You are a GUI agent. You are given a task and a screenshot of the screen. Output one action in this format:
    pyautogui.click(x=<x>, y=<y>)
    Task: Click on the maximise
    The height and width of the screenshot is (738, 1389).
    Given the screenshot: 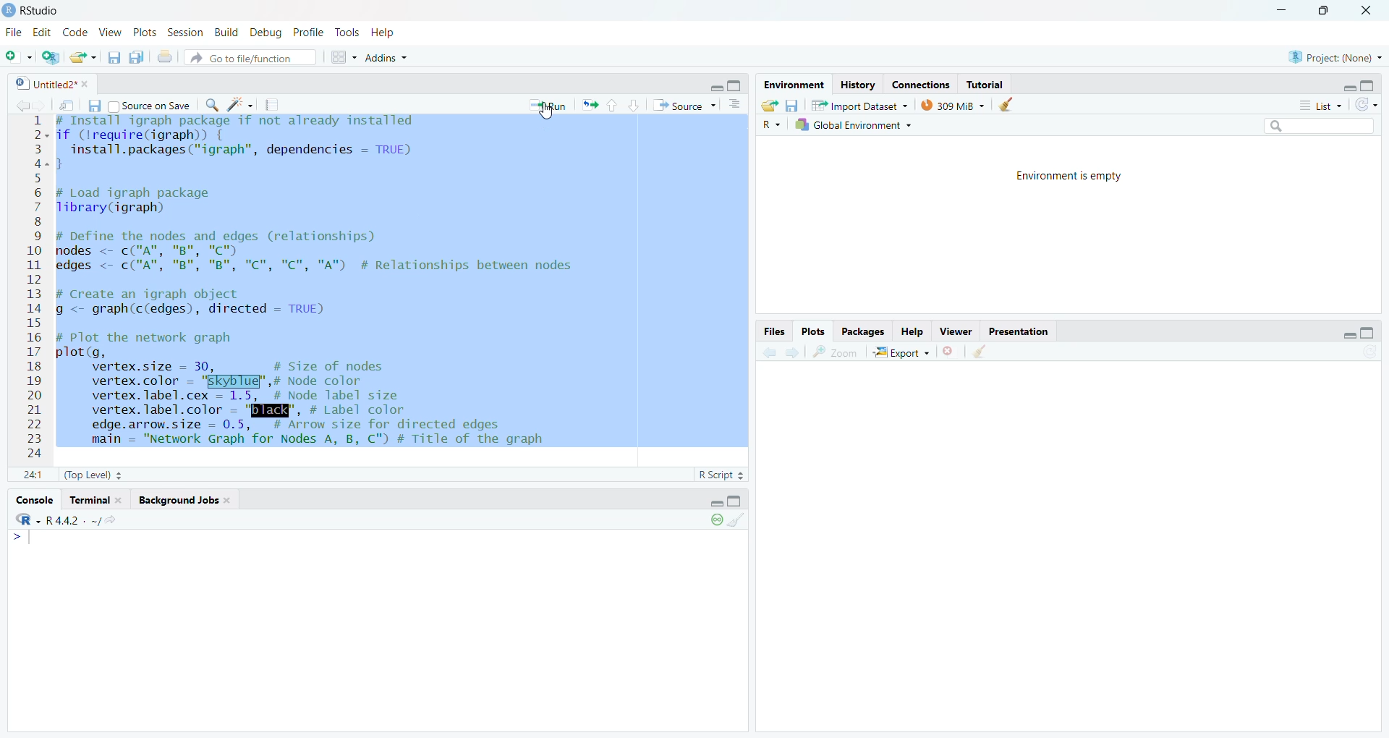 What is the action you would take?
    pyautogui.click(x=1327, y=11)
    